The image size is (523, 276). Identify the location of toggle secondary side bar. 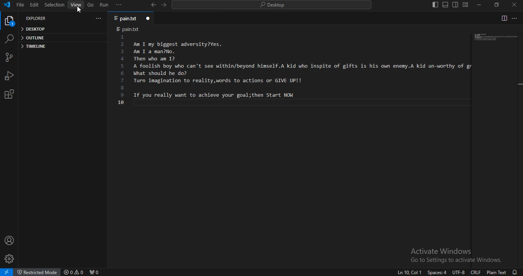
(456, 5).